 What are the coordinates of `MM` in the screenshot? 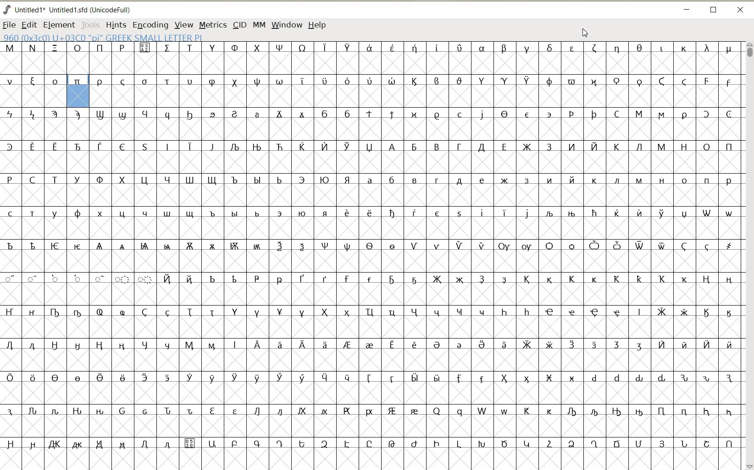 It's located at (259, 24).